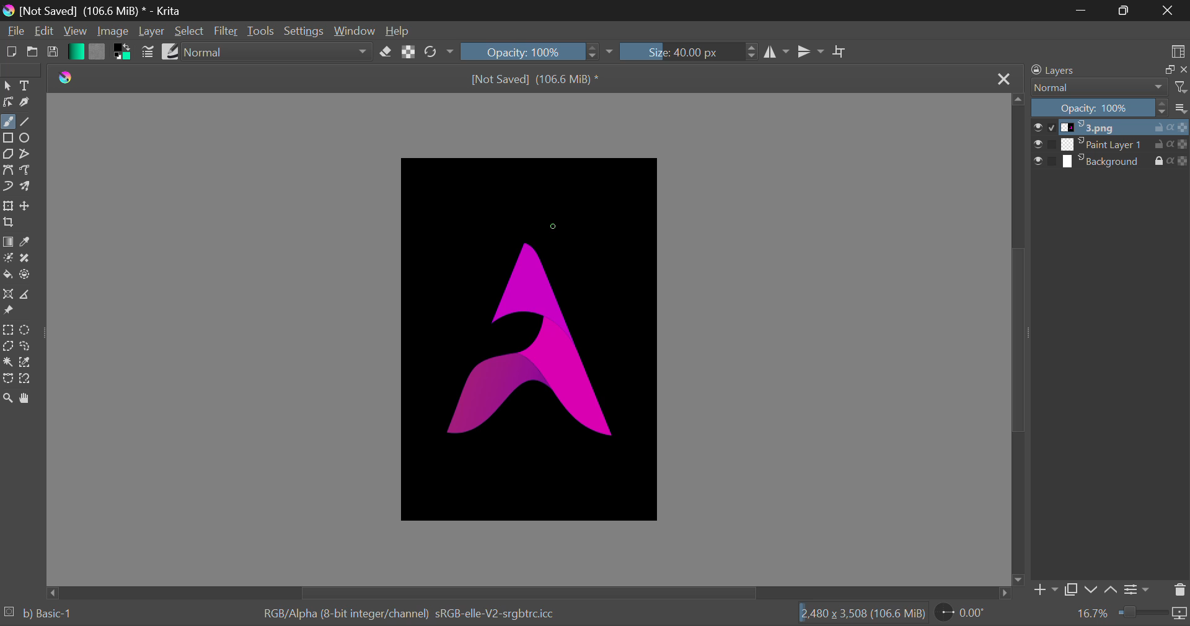 The height and width of the screenshot is (626, 1190). I want to click on Similar Color Selector, so click(29, 362).